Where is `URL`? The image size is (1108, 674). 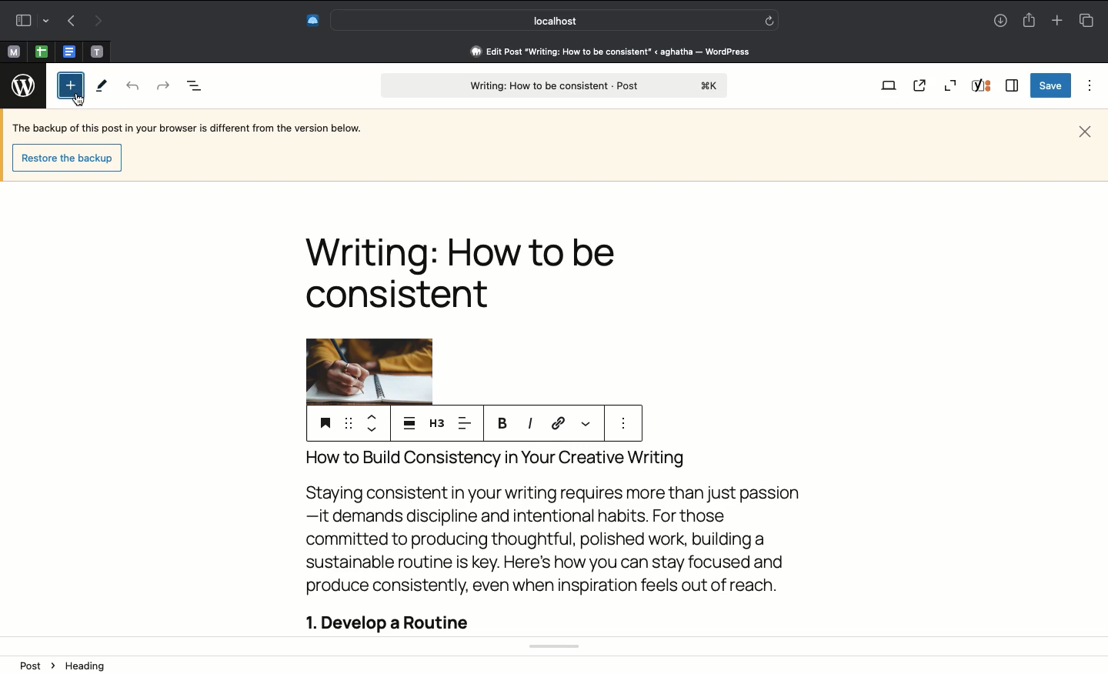
URL is located at coordinates (559, 423).